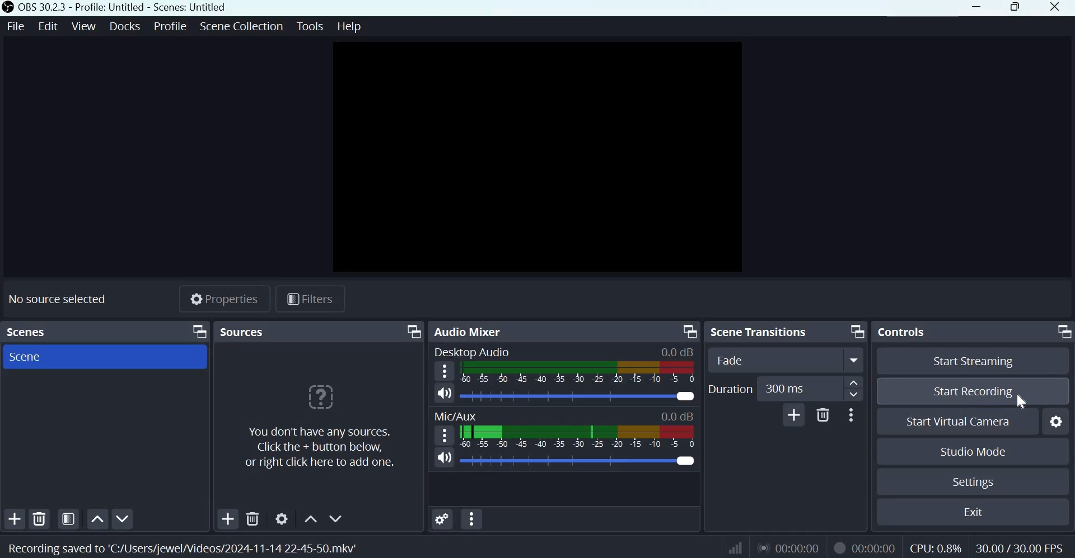 The image size is (1075, 558). What do you see at coordinates (764, 332) in the screenshot?
I see `Scene transitions` at bounding box center [764, 332].